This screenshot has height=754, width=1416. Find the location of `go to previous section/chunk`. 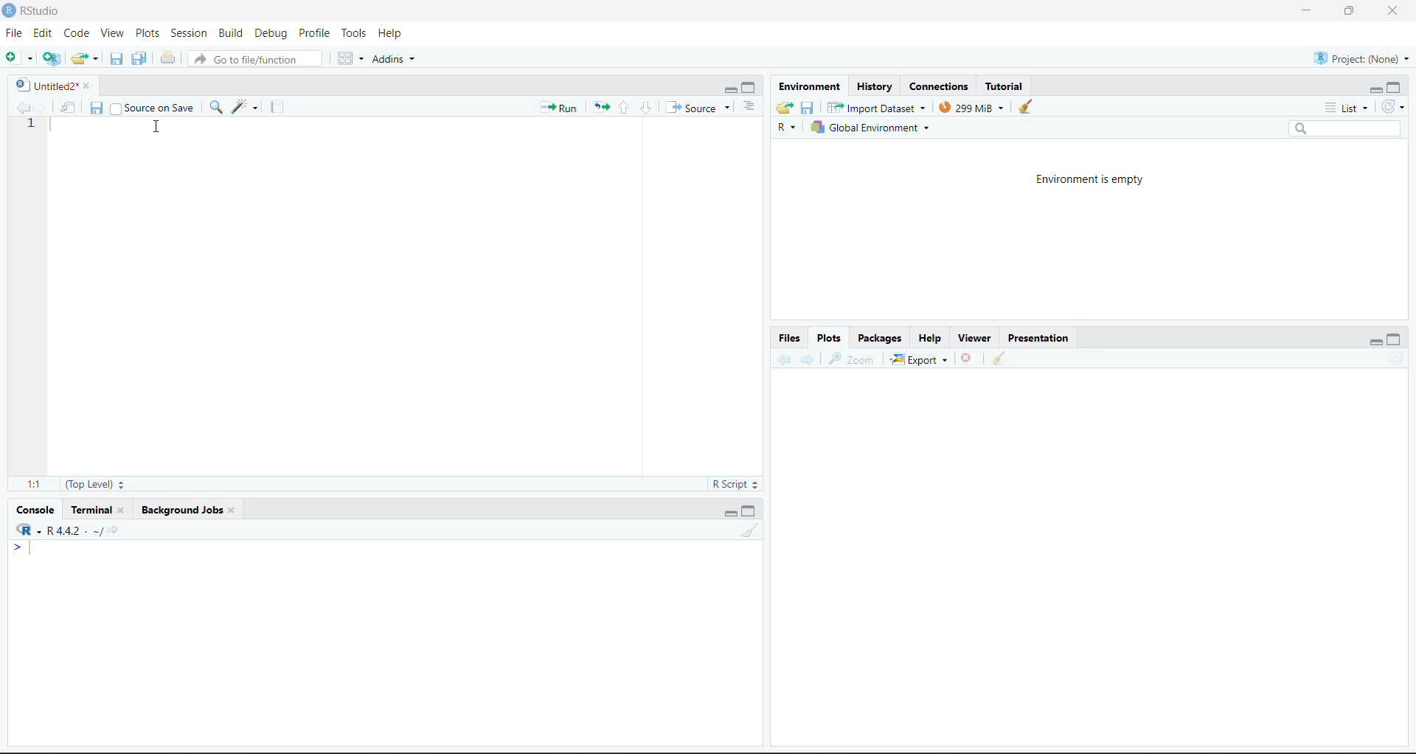

go to previous section/chunk is located at coordinates (622, 108).